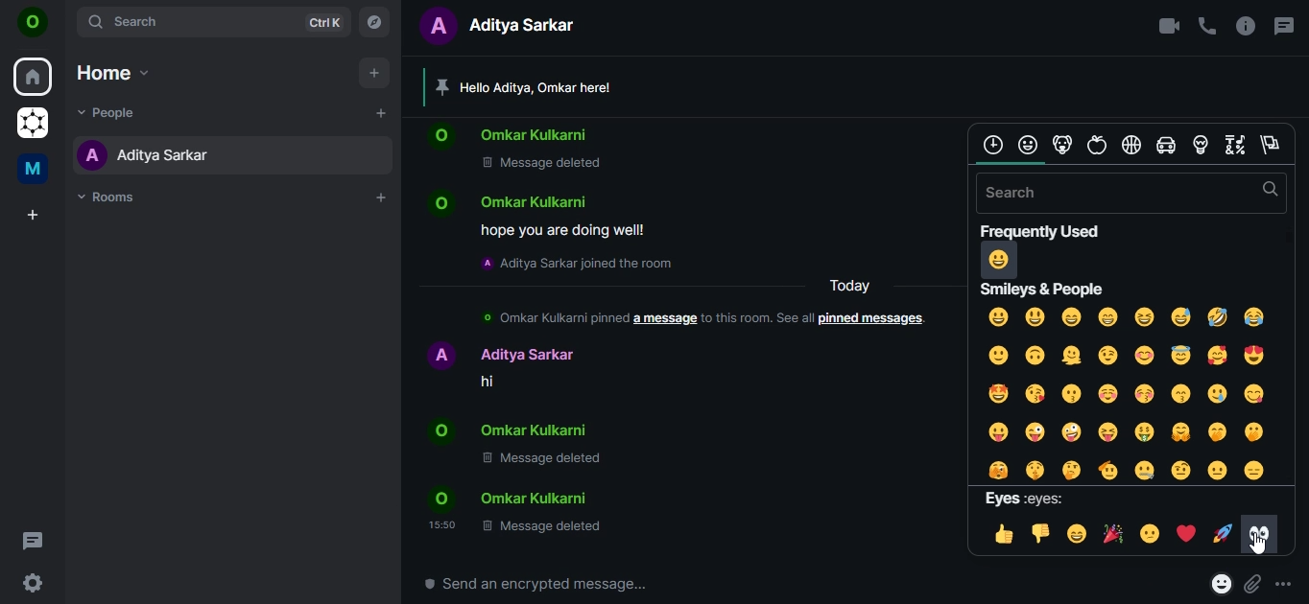  Describe the element at coordinates (1185, 533) in the screenshot. I see `heartss` at that location.